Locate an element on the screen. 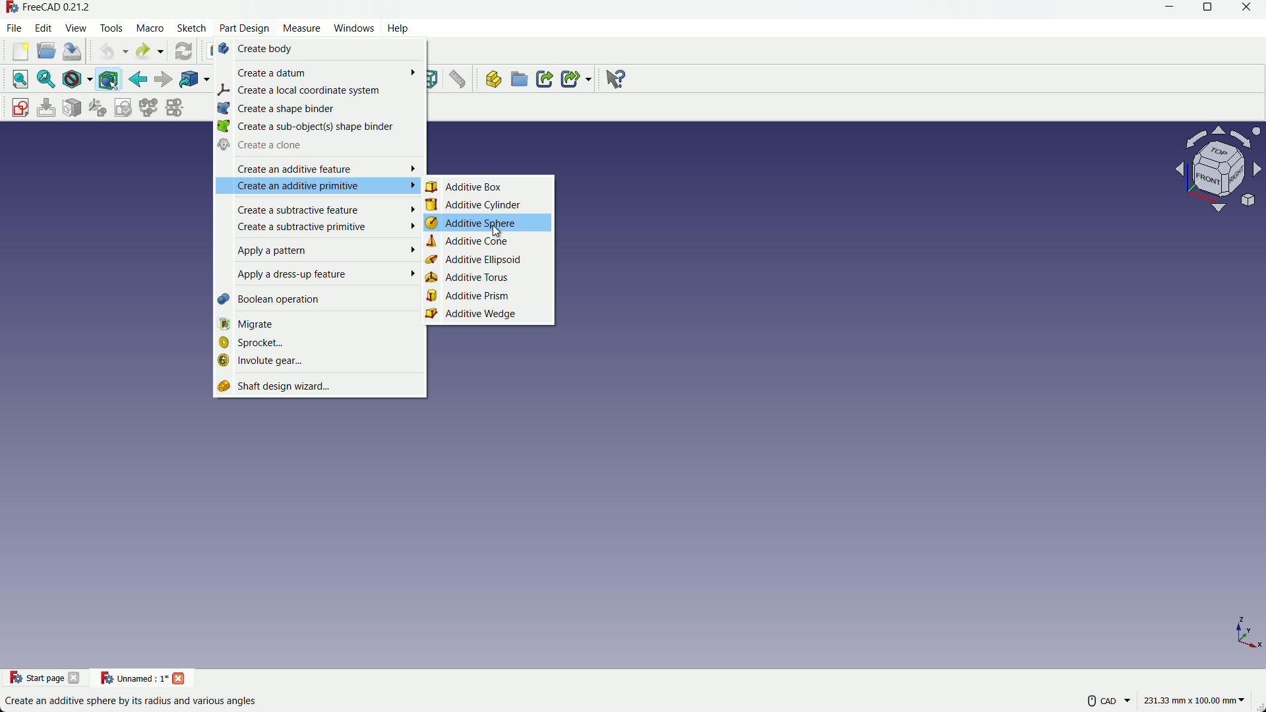 Image resolution: width=1266 pixels, height=712 pixels. fit selection is located at coordinates (47, 80).